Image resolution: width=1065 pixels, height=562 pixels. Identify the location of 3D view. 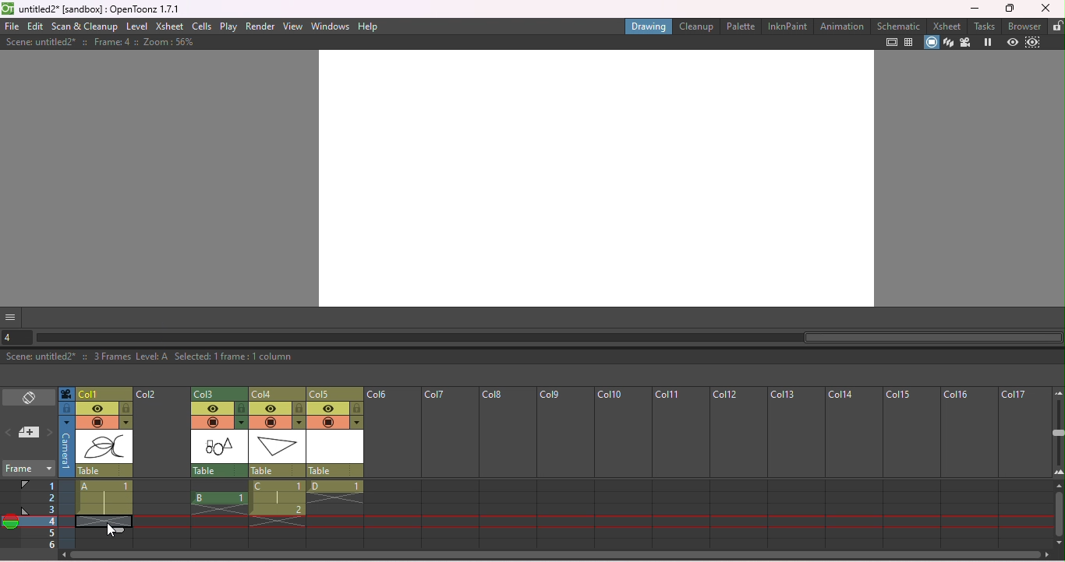
(949, 43).